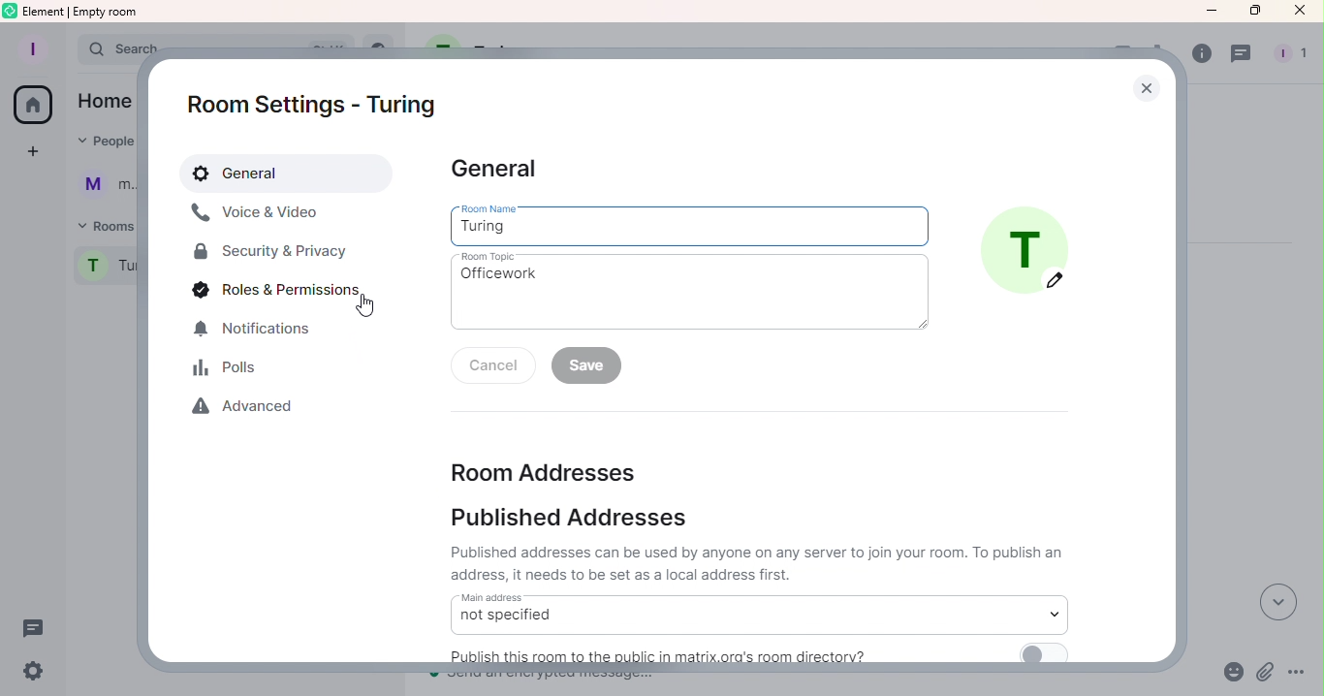 The height and width of the screenshot is (696, 1324). What do you see at coordinates (247, 410) in the screenshot?
I see `Advanced` at bounding box center [247, 410].